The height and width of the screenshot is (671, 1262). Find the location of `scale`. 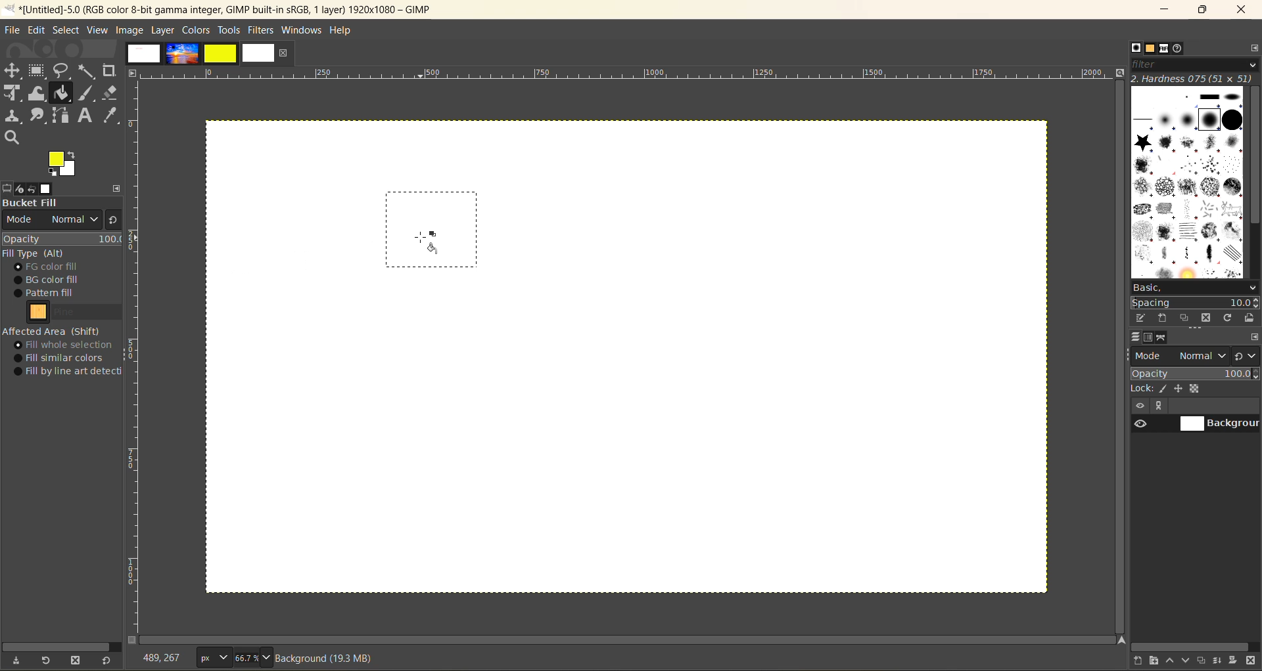

scale is located at coordinates (630, 75).